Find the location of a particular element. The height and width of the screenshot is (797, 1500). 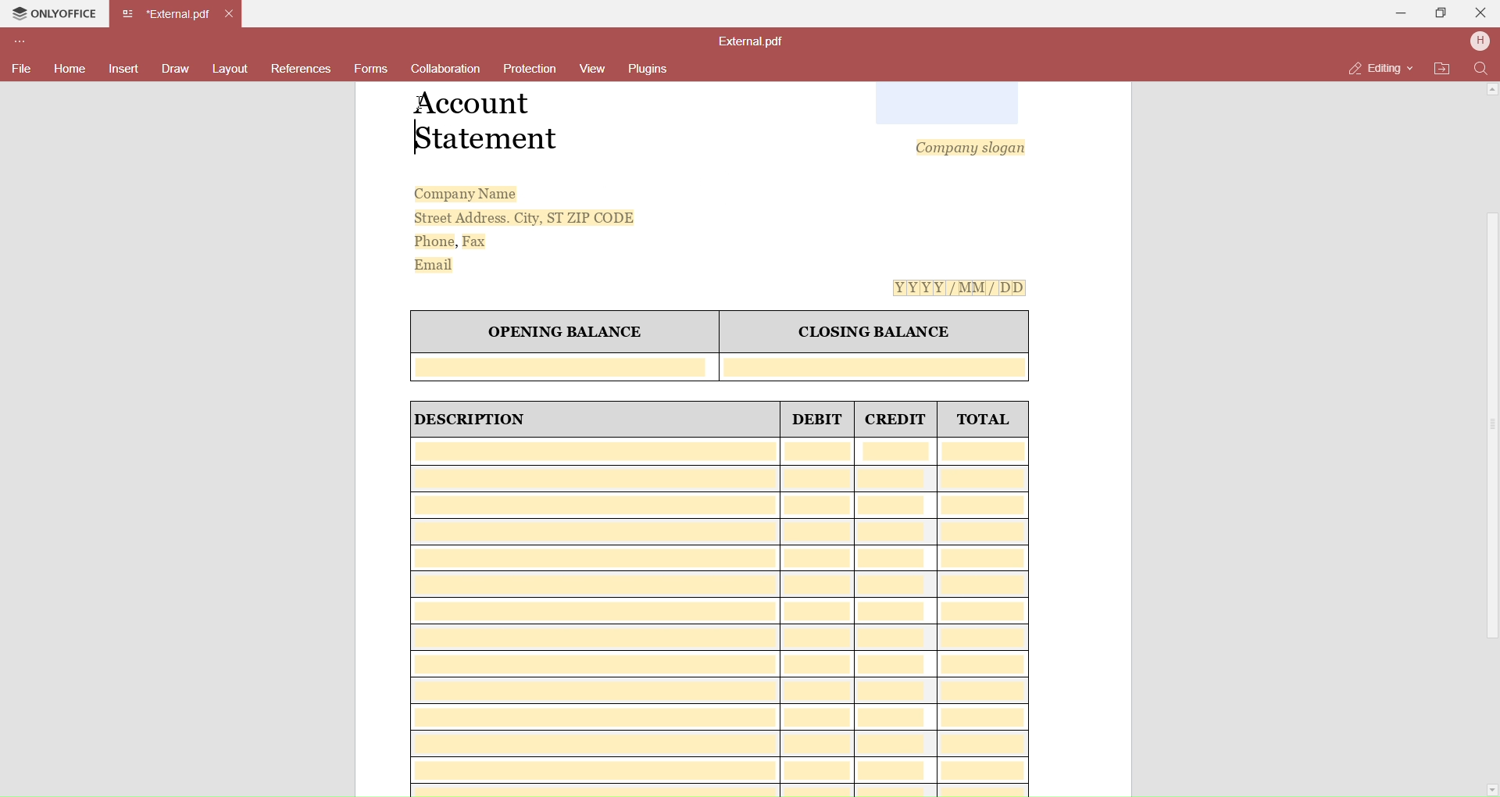

View is located at coordinates (590, 70).